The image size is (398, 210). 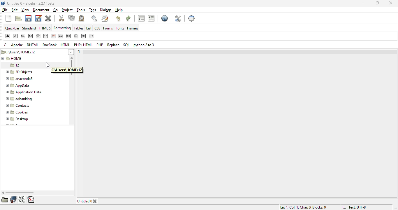 What do you see at coordinates (94, 19) in the screenshot?
I see `show find bar` at bounding box center [94, 19].